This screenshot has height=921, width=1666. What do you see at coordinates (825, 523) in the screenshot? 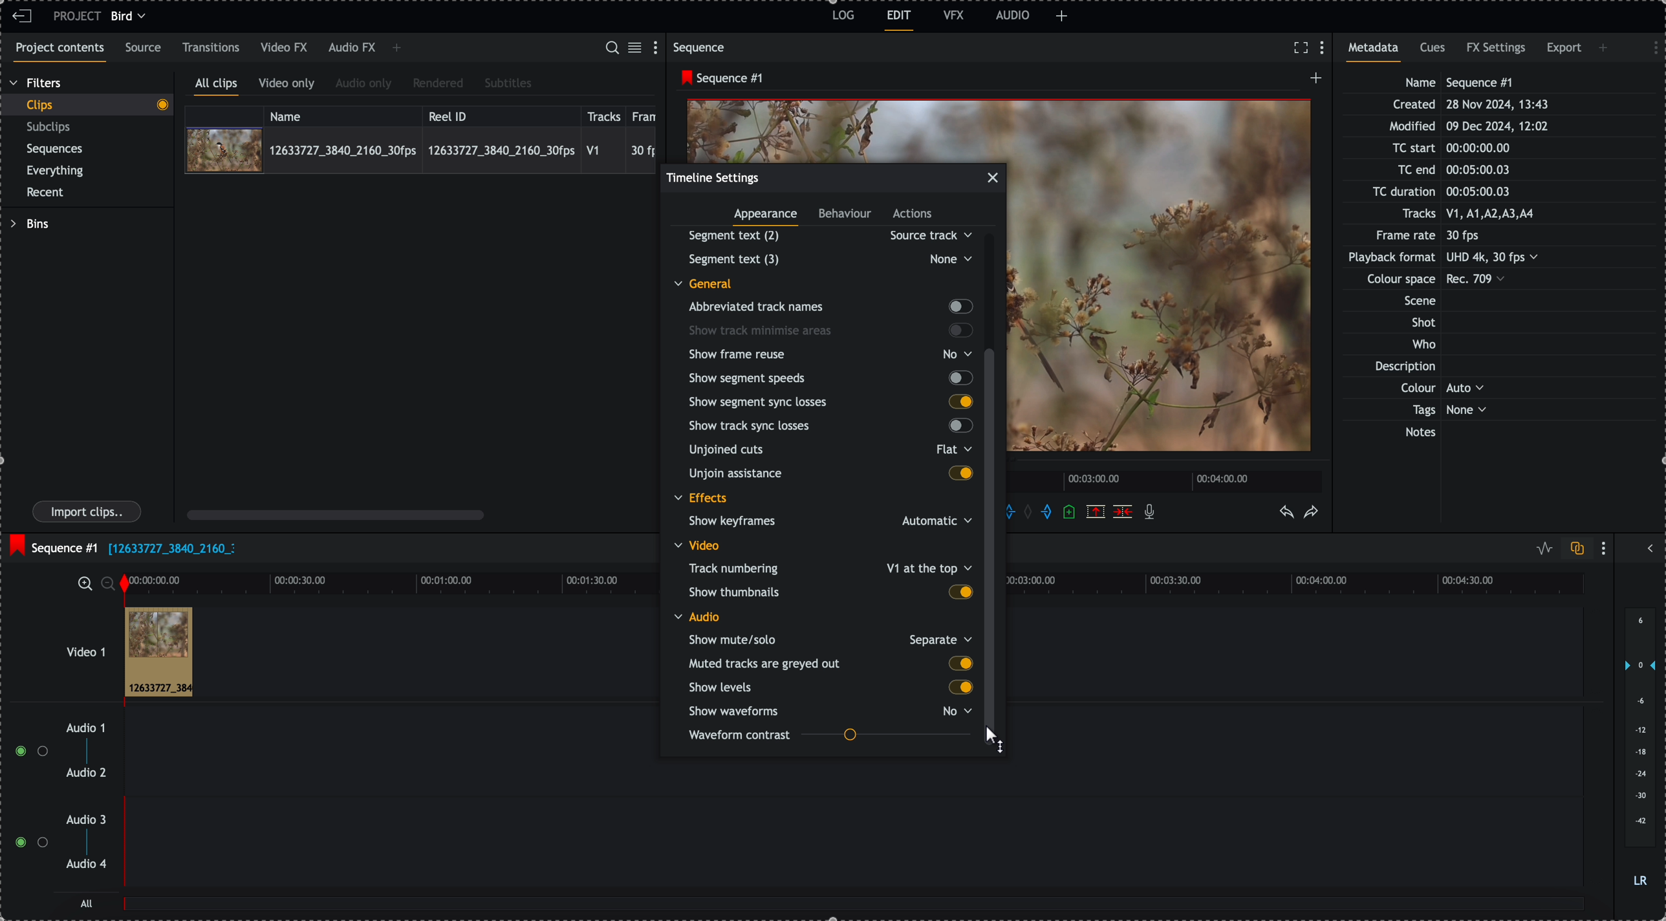
I see `show keyframes` at bounding box center [825, 523].